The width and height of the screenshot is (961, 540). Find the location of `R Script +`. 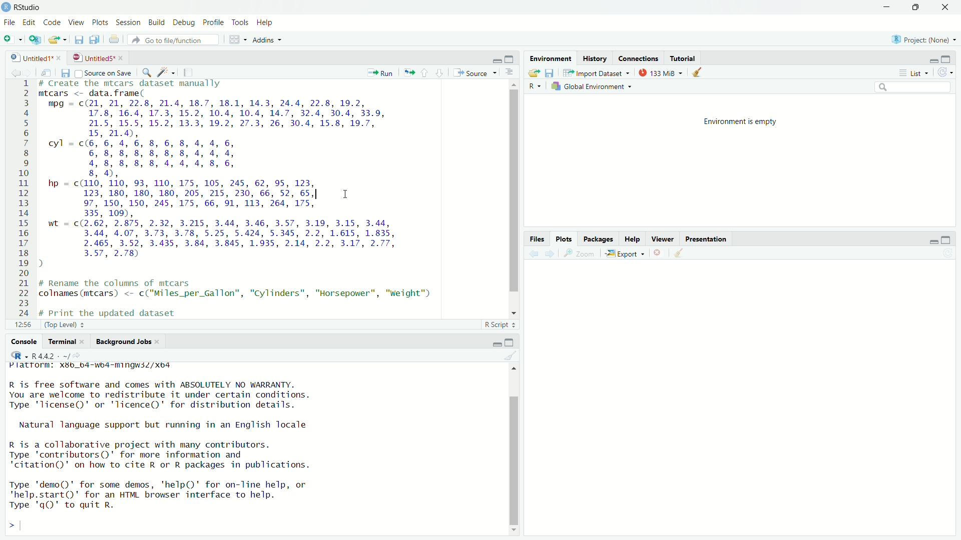

R Script + is located at coordinates (498, 326).